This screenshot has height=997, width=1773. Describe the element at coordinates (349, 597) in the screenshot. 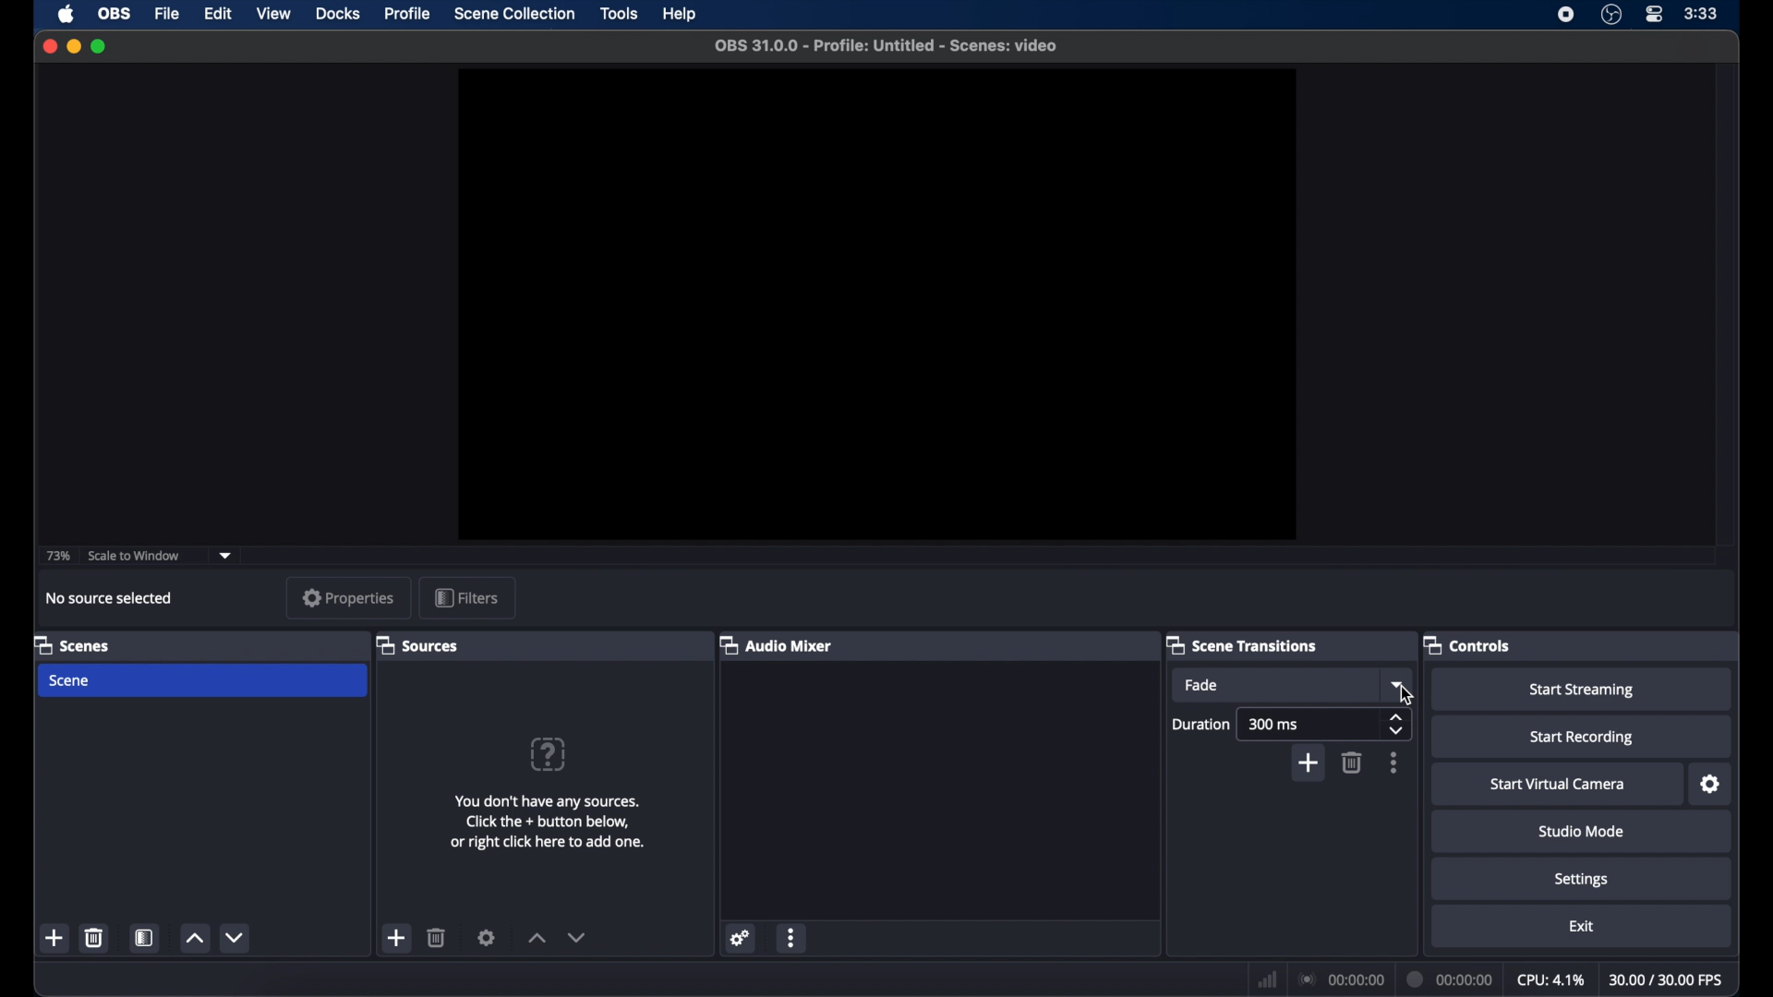

I see `properties` at that location.